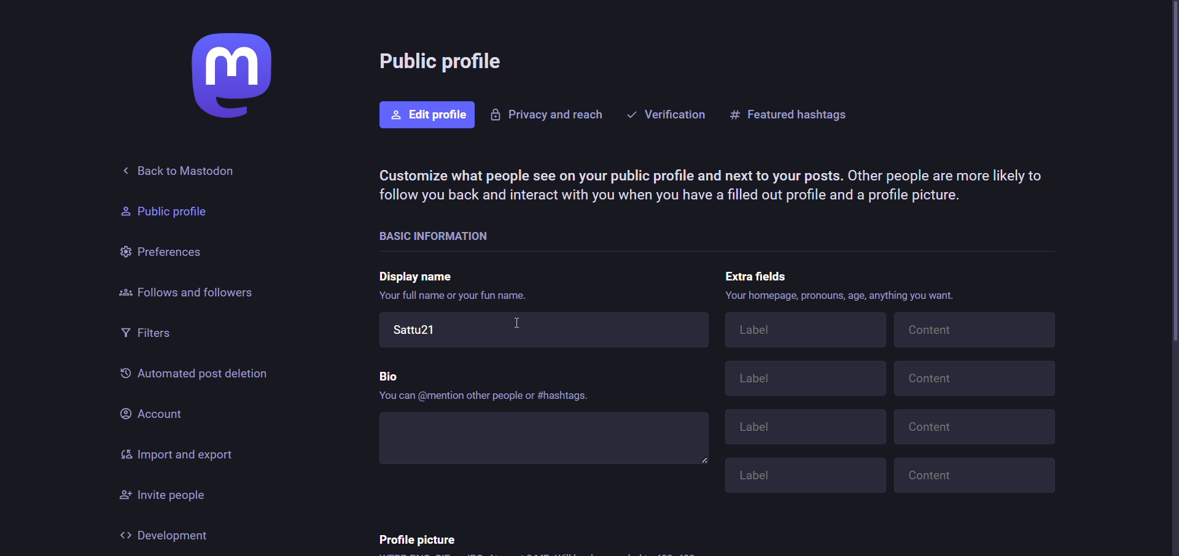 The height and width of the screenshot is (556, 1179). Describe the element at coordinates (974, 428) in the screenshot. I see `Content ` at that location.